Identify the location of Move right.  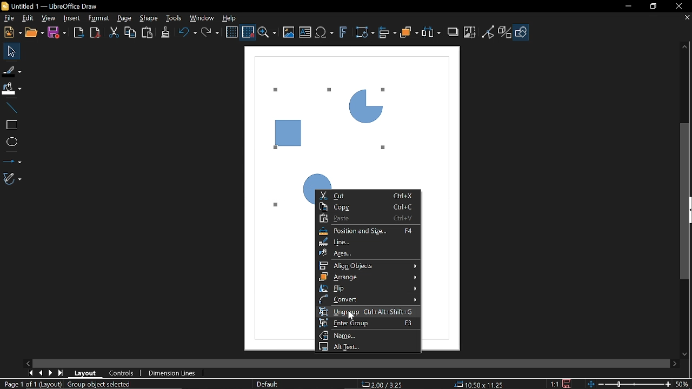
(675, 364).